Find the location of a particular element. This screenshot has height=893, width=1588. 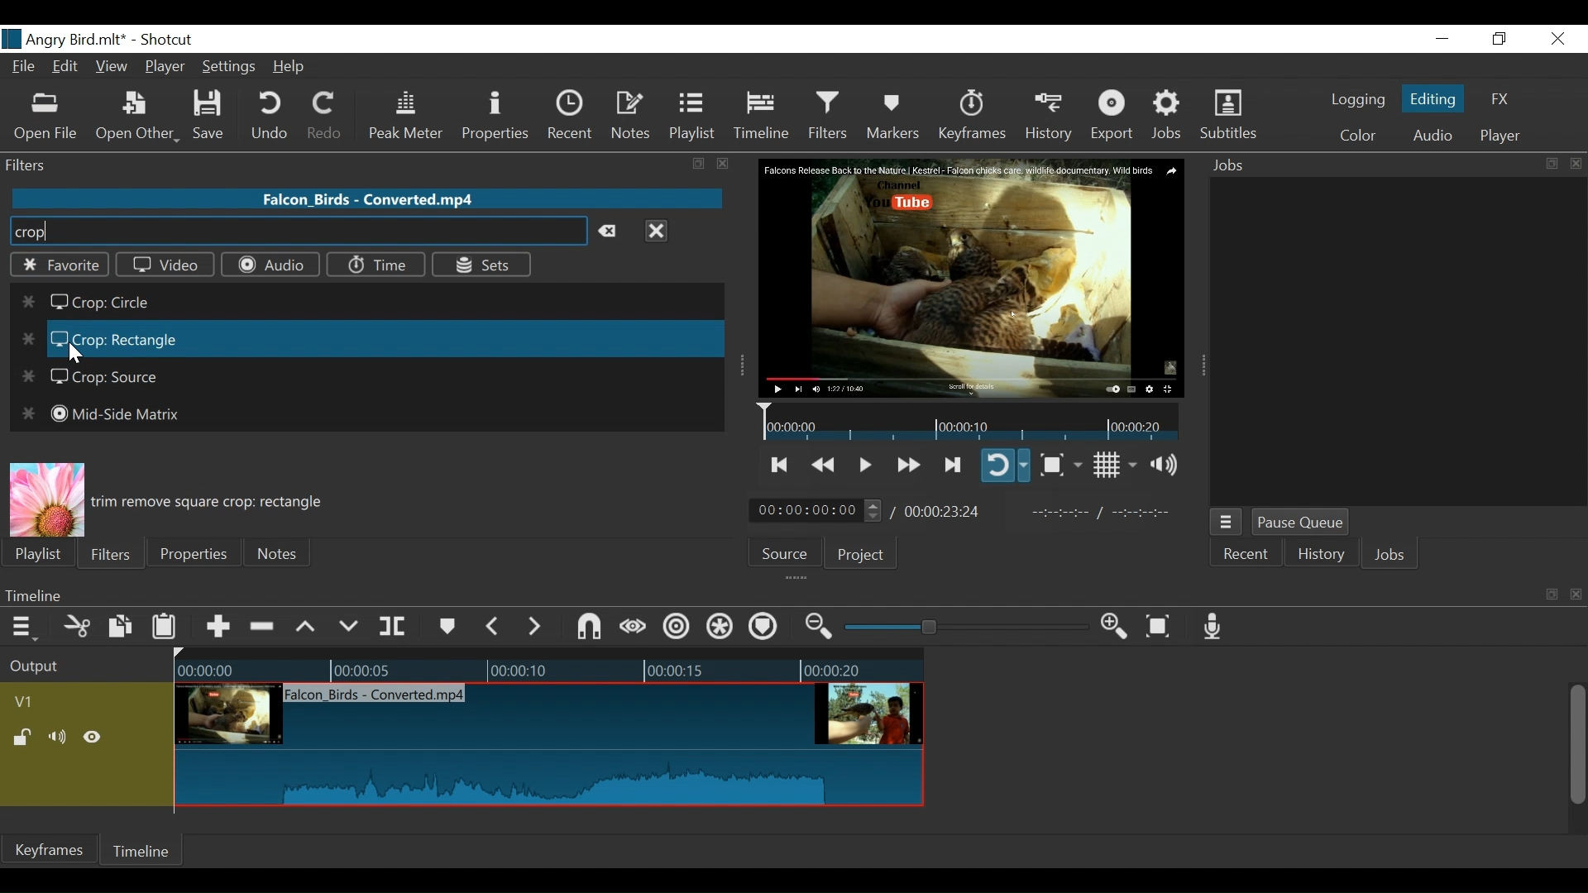

Restore is located at coordinates (1500, 40).